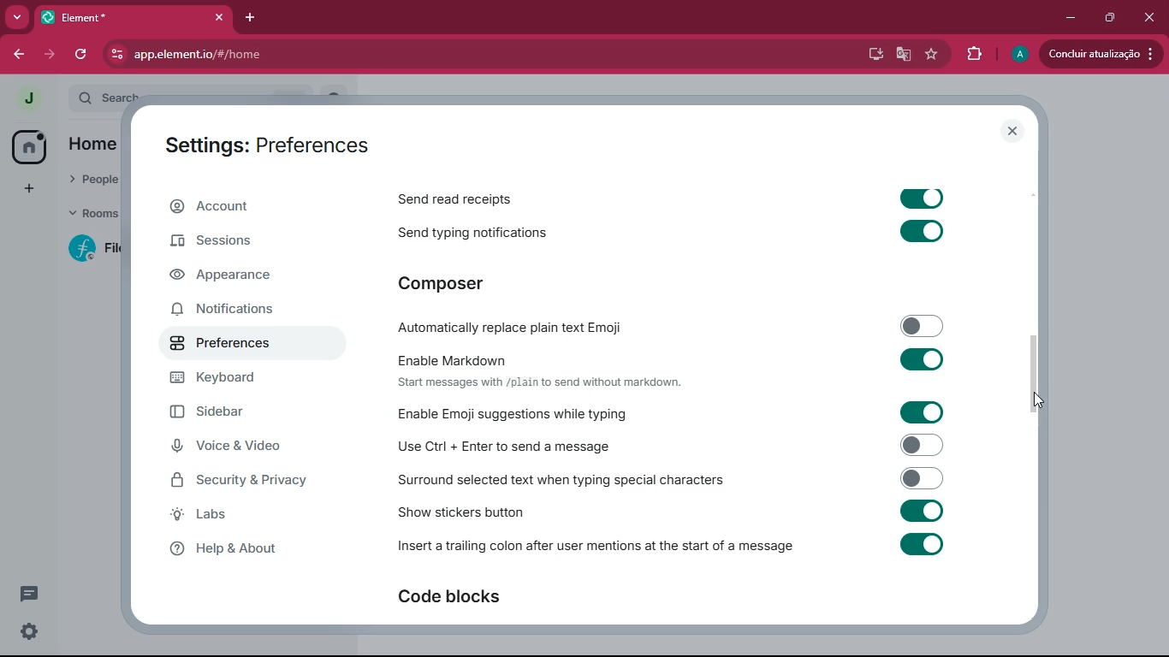  What do you see at coordinates (16, 15) in the screenshot?
I see `more` at bounding box center [16, 15].